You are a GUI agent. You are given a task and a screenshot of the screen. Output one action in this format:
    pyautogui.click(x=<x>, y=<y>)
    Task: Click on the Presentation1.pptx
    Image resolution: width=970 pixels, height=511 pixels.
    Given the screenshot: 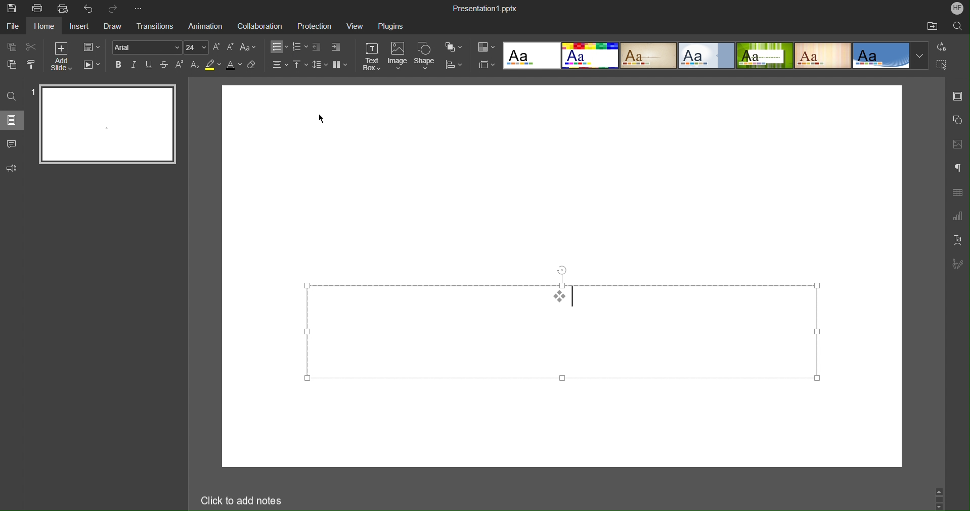 What is the action you would take?
    pyautogui.click(x=484, y=7)
    